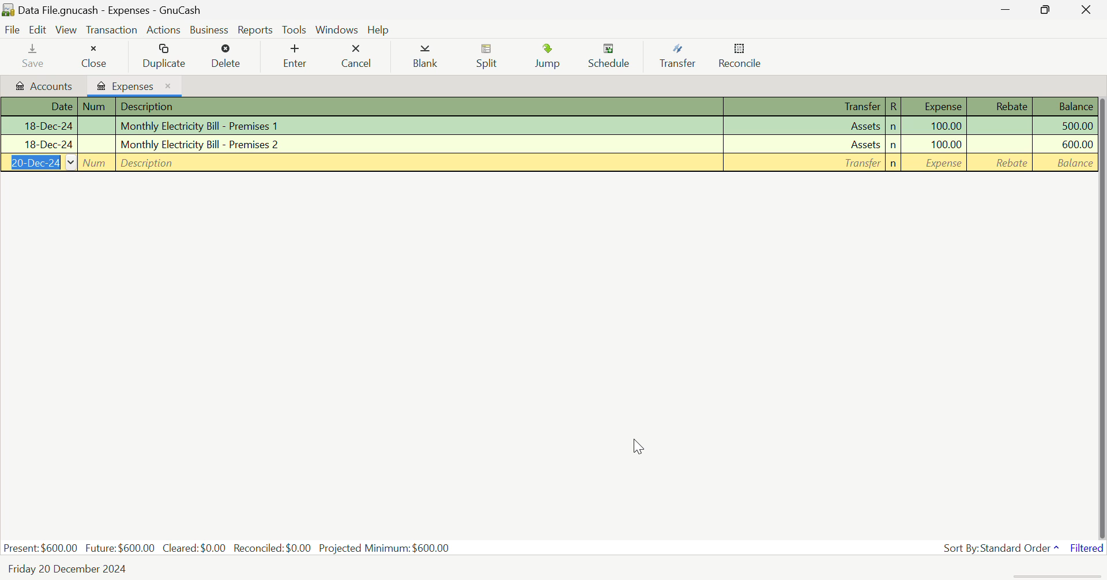 This screenshot has width=1107, height=580. I want to click on Jump, so click(547, 58).